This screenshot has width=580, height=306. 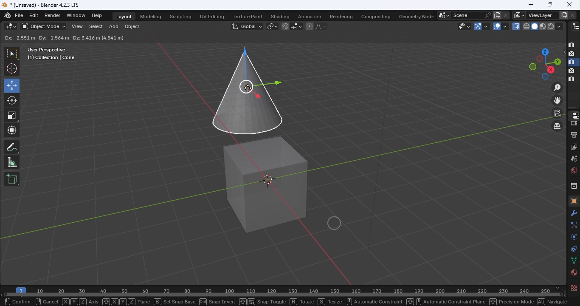 I want to click on Selectability and visibility, so click(x=465, y=26).